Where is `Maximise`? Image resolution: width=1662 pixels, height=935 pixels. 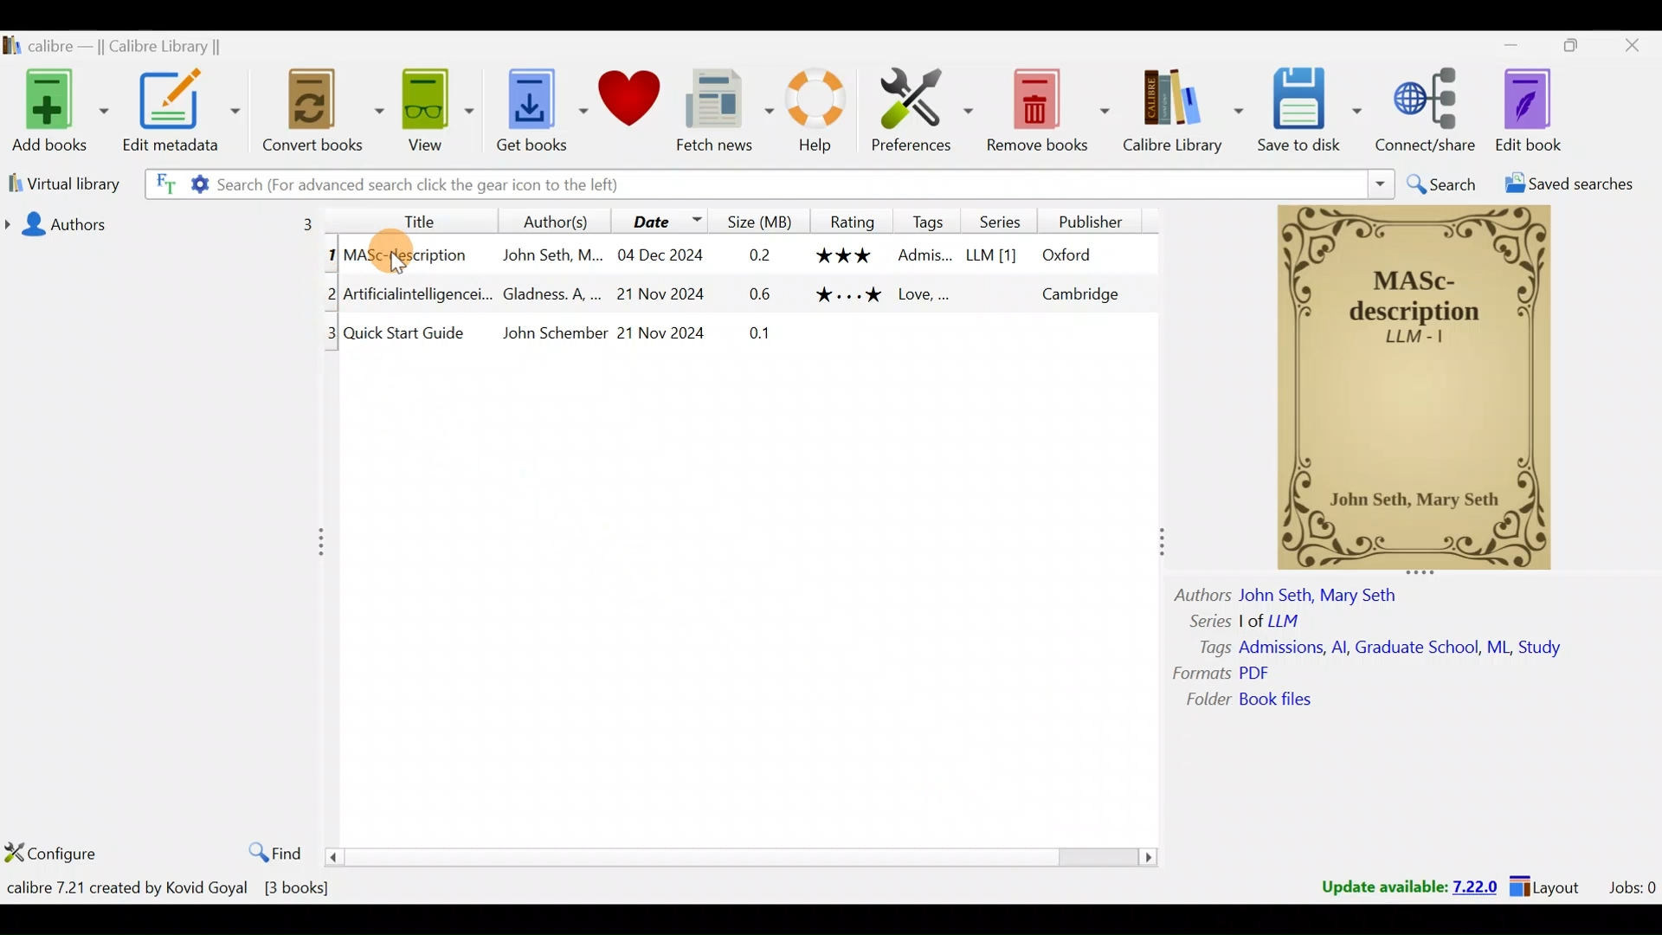
Maximise is located at coordinates (1575, 46).